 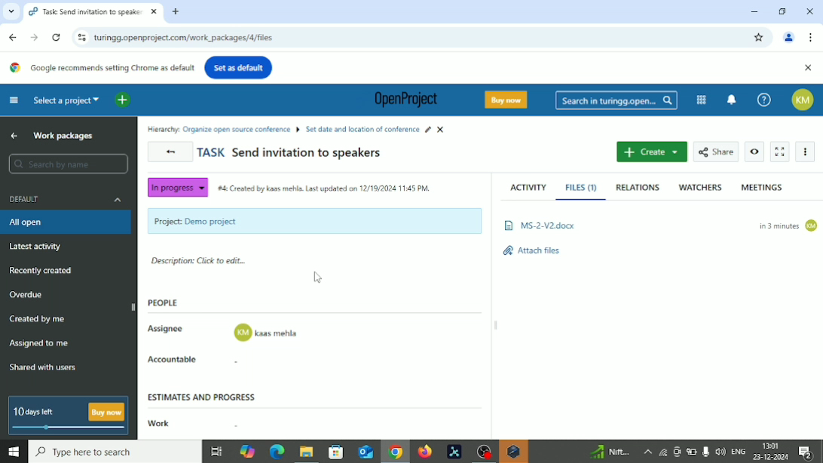 I want to click on People, so click(x=168, y=304).